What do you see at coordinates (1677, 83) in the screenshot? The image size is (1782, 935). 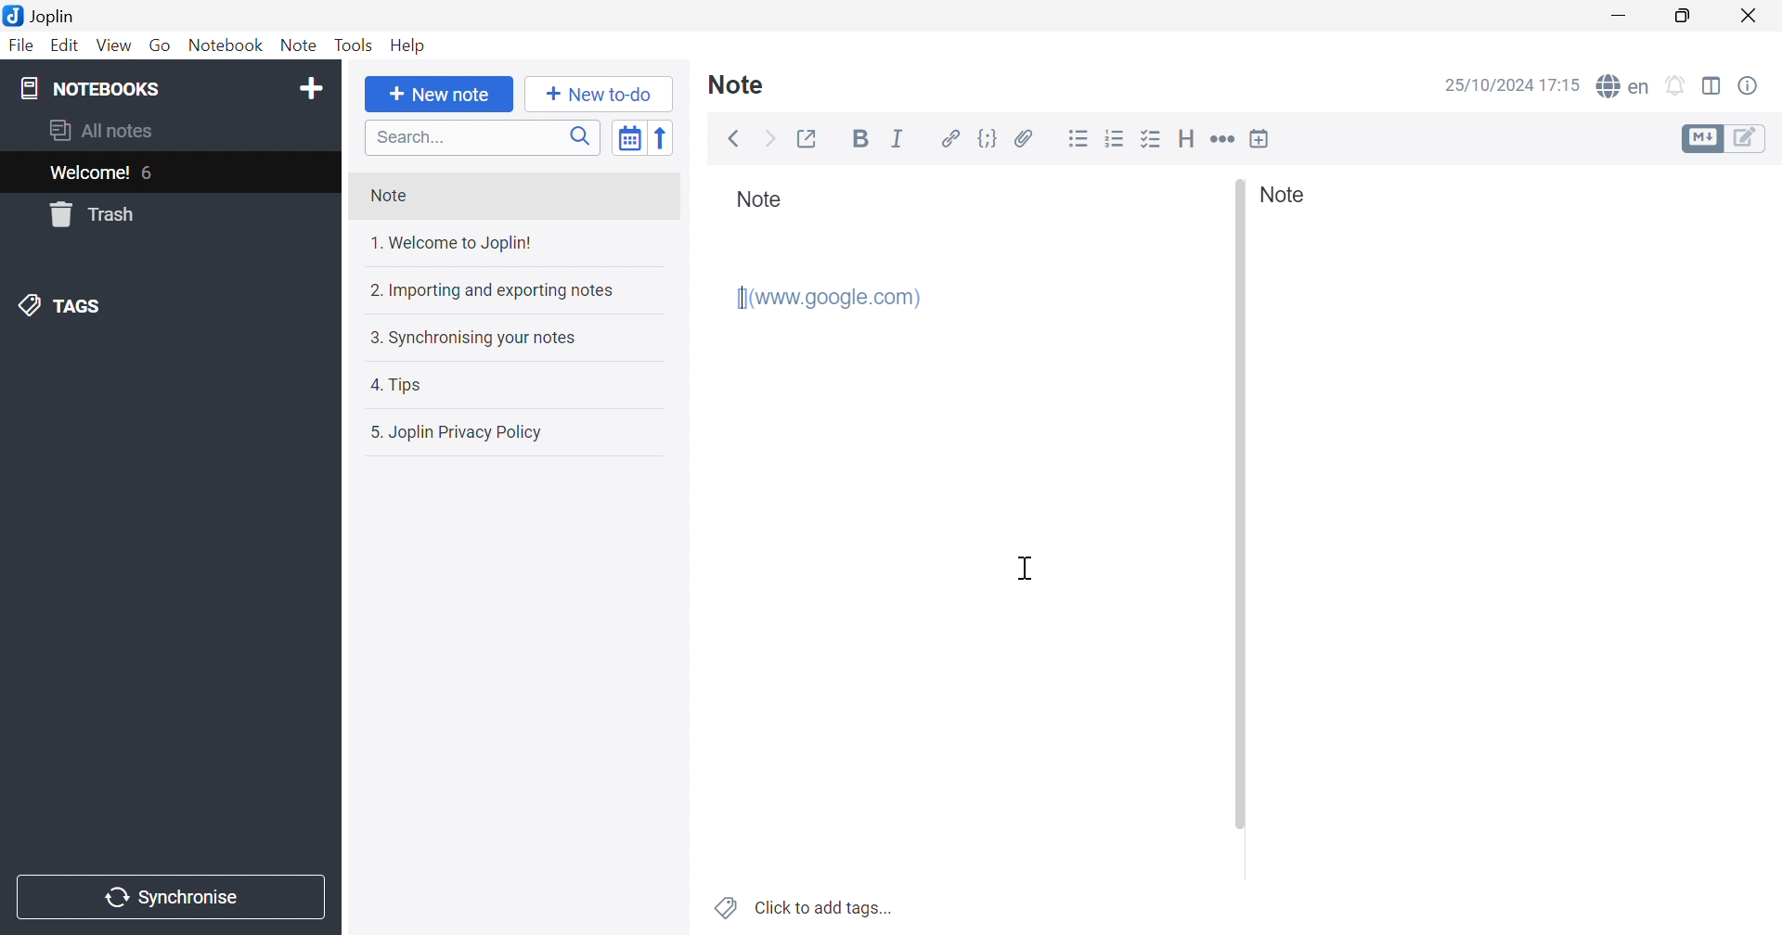 I see `Set alarm` at bounding box center [1677, 83].